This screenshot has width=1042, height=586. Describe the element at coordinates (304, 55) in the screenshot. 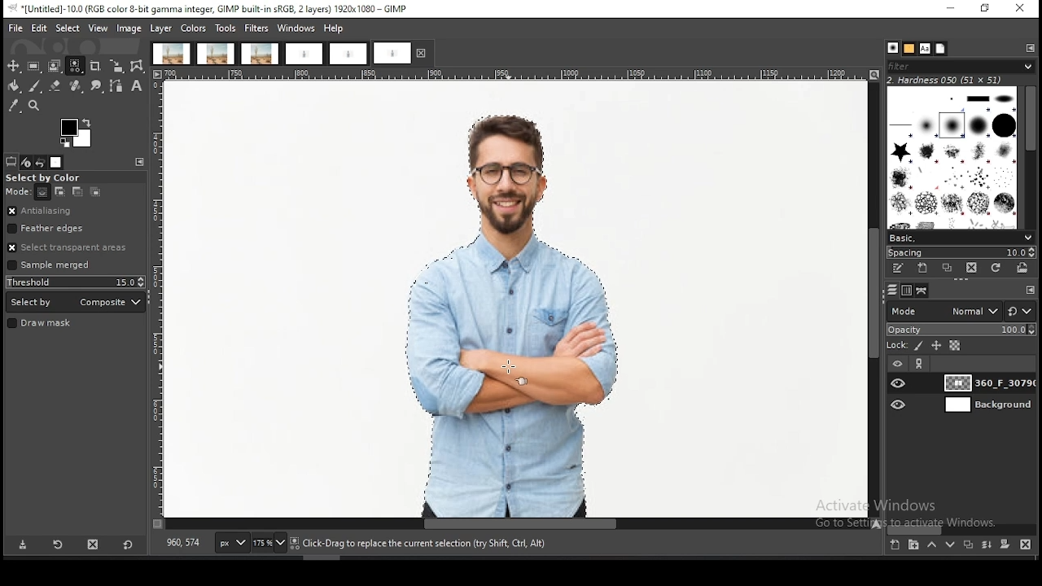

I see `project tab` at that location.